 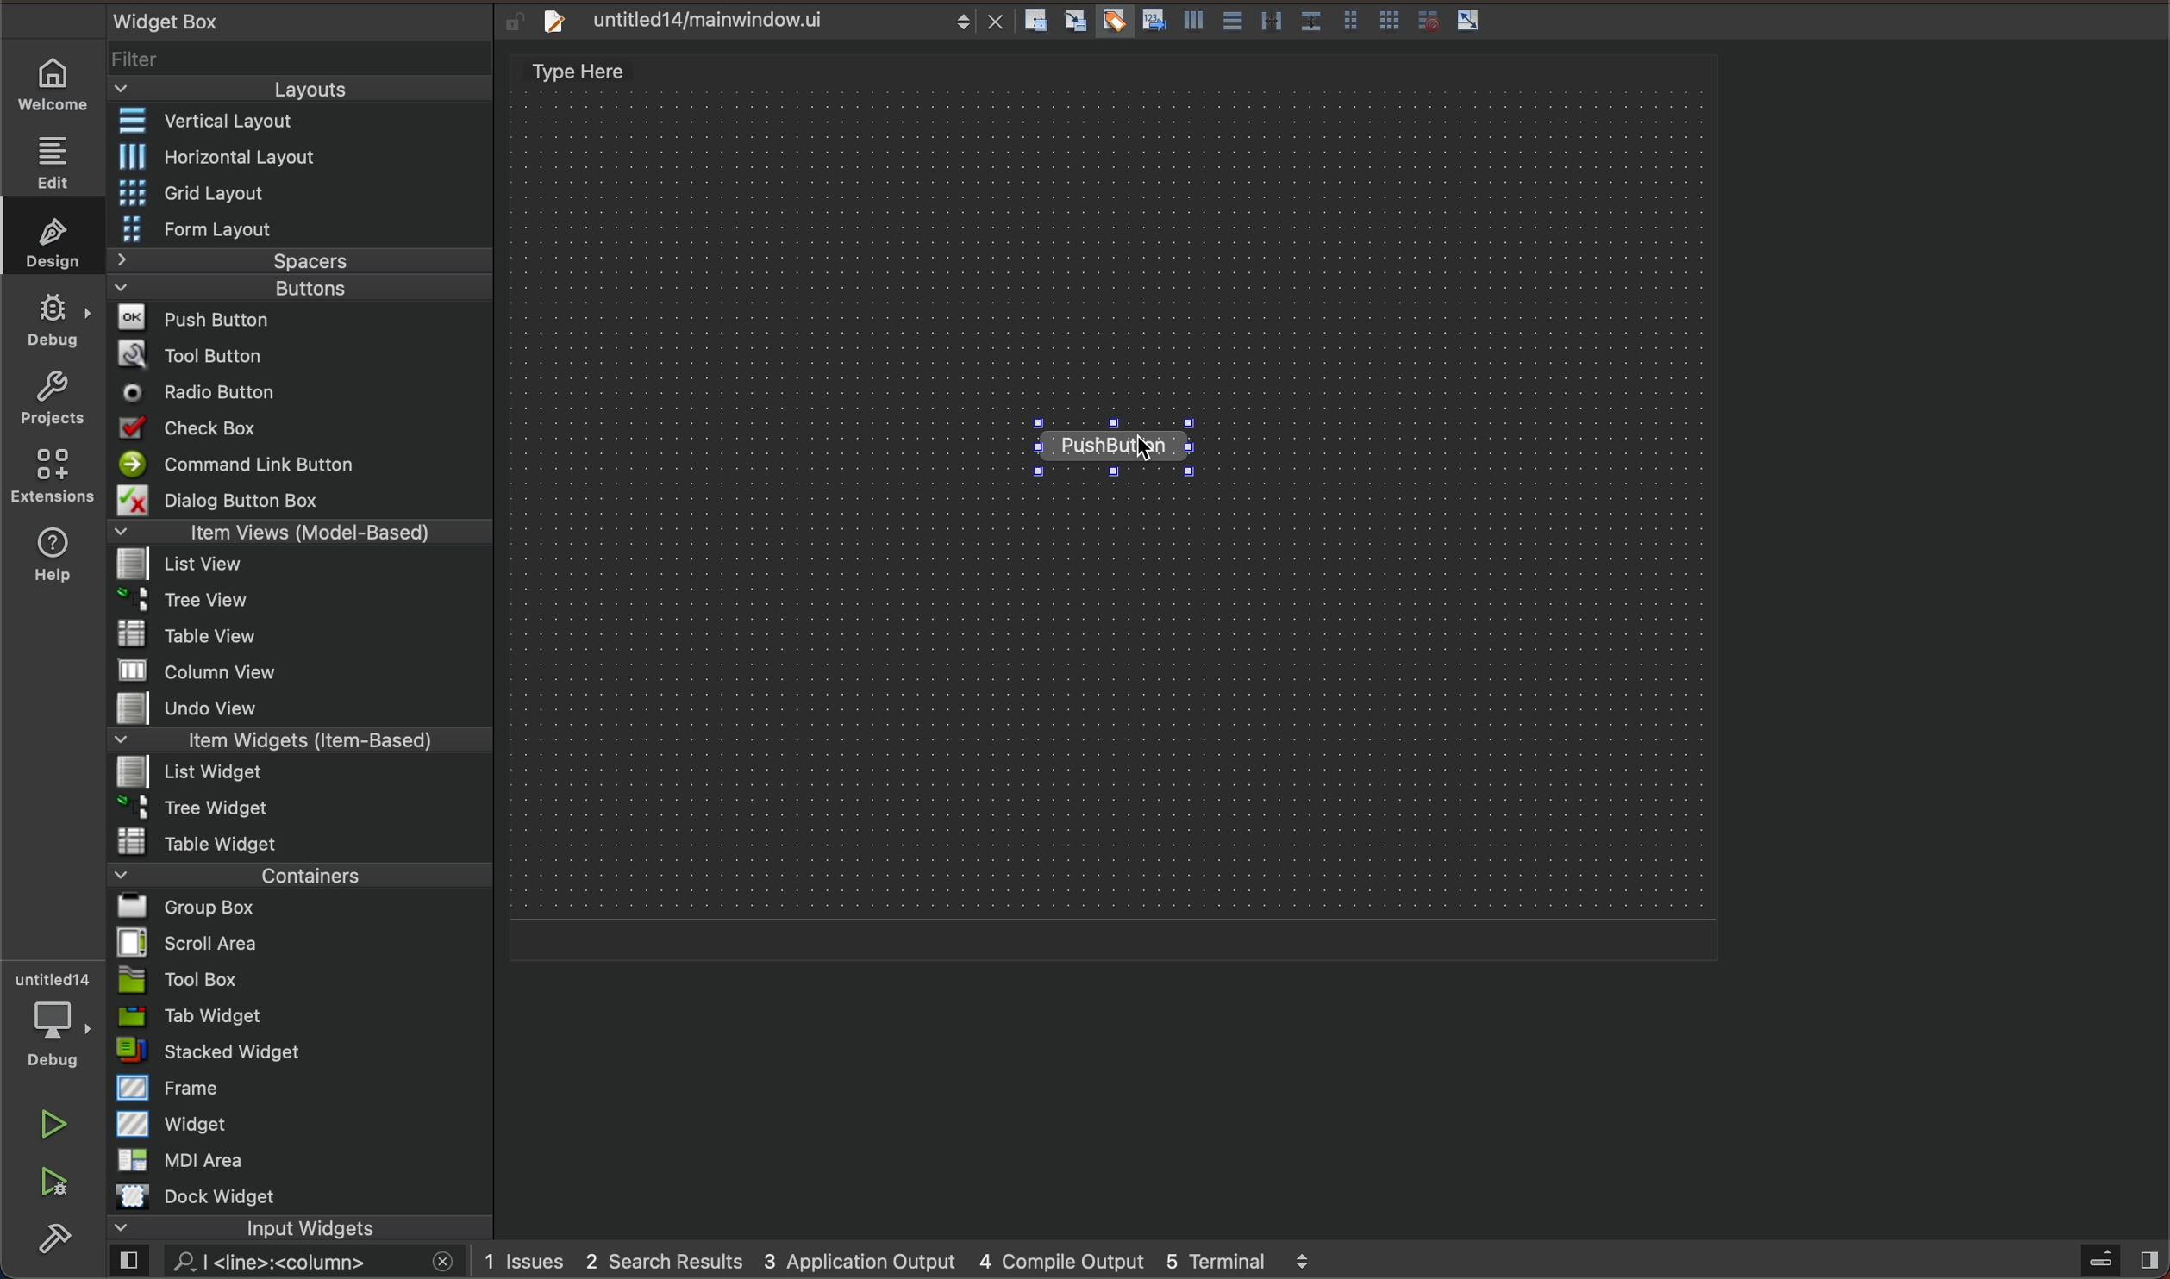 What do you see at coordinates (1118, 508) in the screenshot?
I see `design area` at bounding box center [1118, 508].